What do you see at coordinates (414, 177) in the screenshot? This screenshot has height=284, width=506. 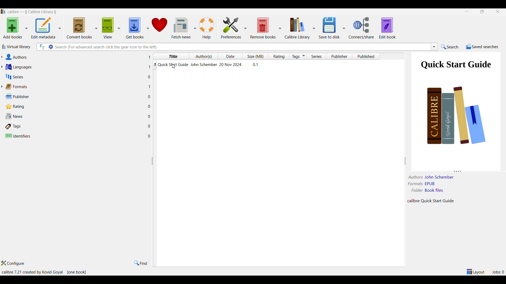 I see `authors` at bounding box center [414, 177].